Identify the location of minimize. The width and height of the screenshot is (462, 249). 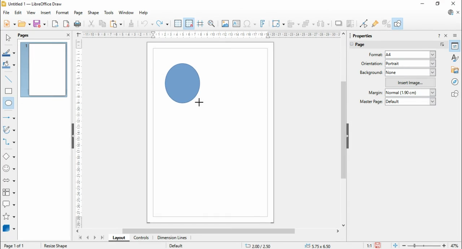
(423, 4).